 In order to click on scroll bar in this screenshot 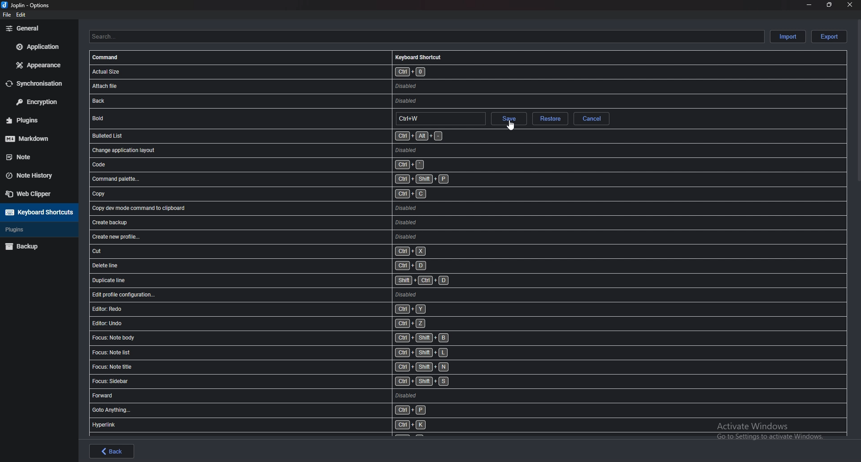, I will do `click(857, 101)`.